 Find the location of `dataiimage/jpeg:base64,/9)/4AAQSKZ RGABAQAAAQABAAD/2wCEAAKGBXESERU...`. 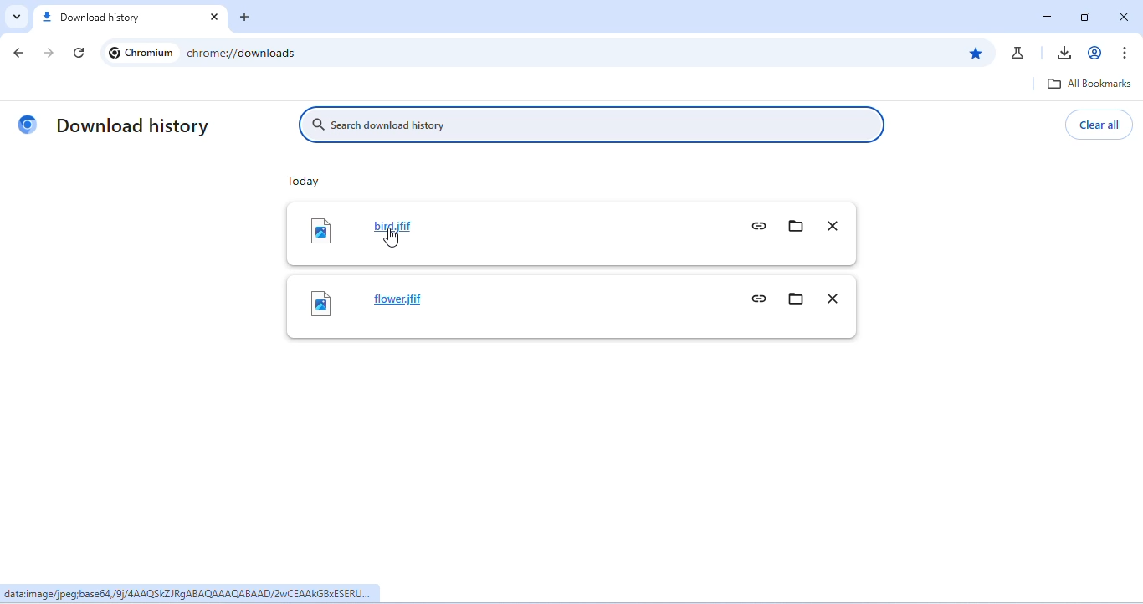

dataiimage/jpeg:base64,/9)/4AAQSKZ RGABAQAAAQABAAD/2wCEAAKGBXESERU... is located at coordinates (193, 595).